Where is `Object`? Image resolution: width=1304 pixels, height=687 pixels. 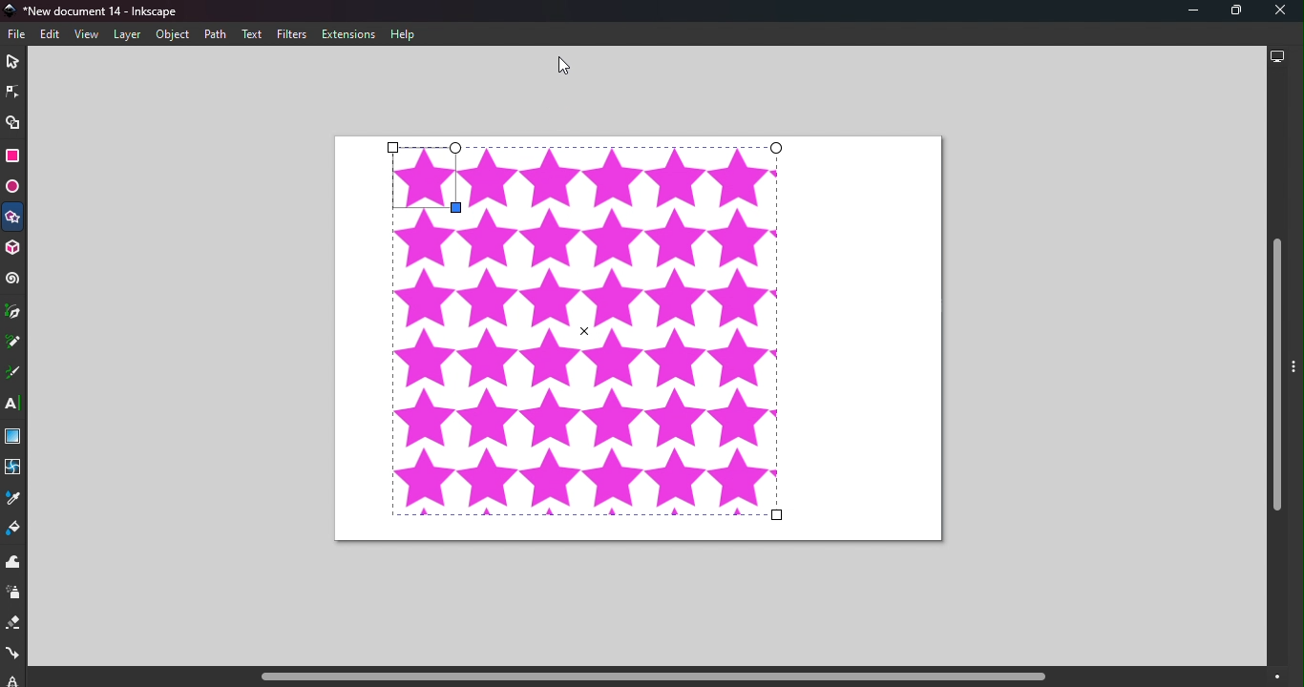
Object is located at coordinates (172, 35).